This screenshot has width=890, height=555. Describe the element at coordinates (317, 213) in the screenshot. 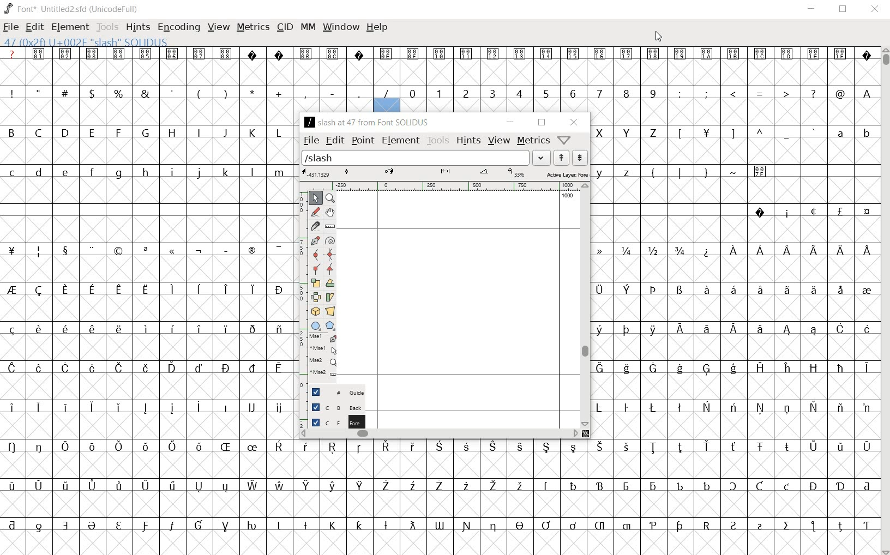

I see `draw a freehand curve` at that location.